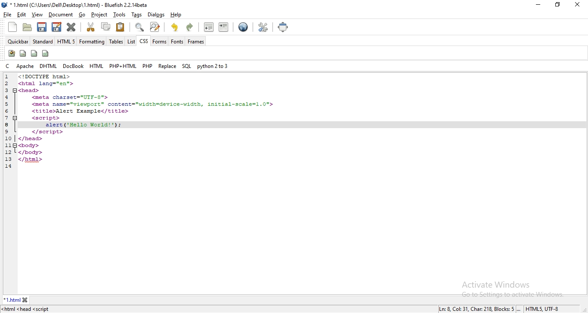  What do you see at coordinates (12, 27) in the screenshot?
I see `new file` at bounding box center [12, 27].